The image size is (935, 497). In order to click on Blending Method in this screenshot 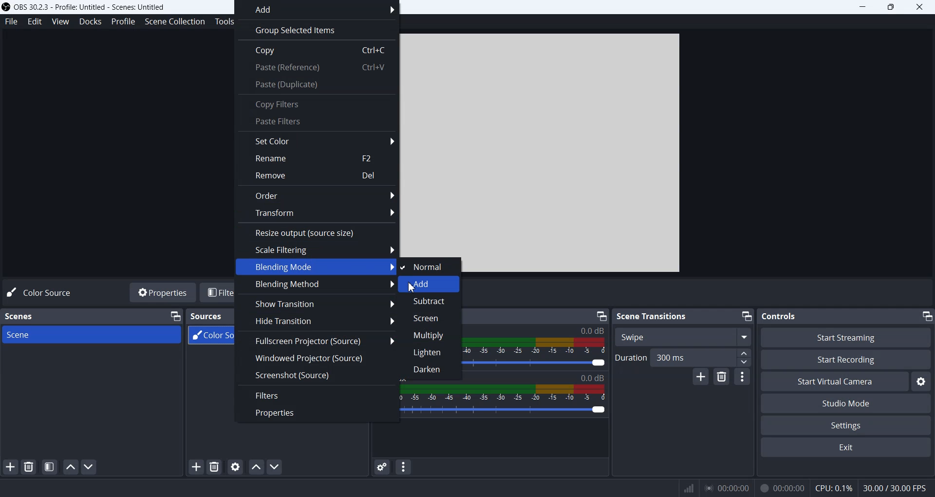, I will do `click(315, 285)`.